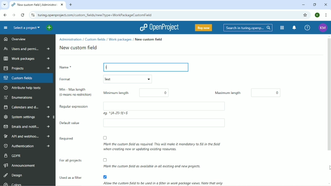 The width and height of the screenshot is (331, 186). I want to click on Minimum length, so click(114, 93).